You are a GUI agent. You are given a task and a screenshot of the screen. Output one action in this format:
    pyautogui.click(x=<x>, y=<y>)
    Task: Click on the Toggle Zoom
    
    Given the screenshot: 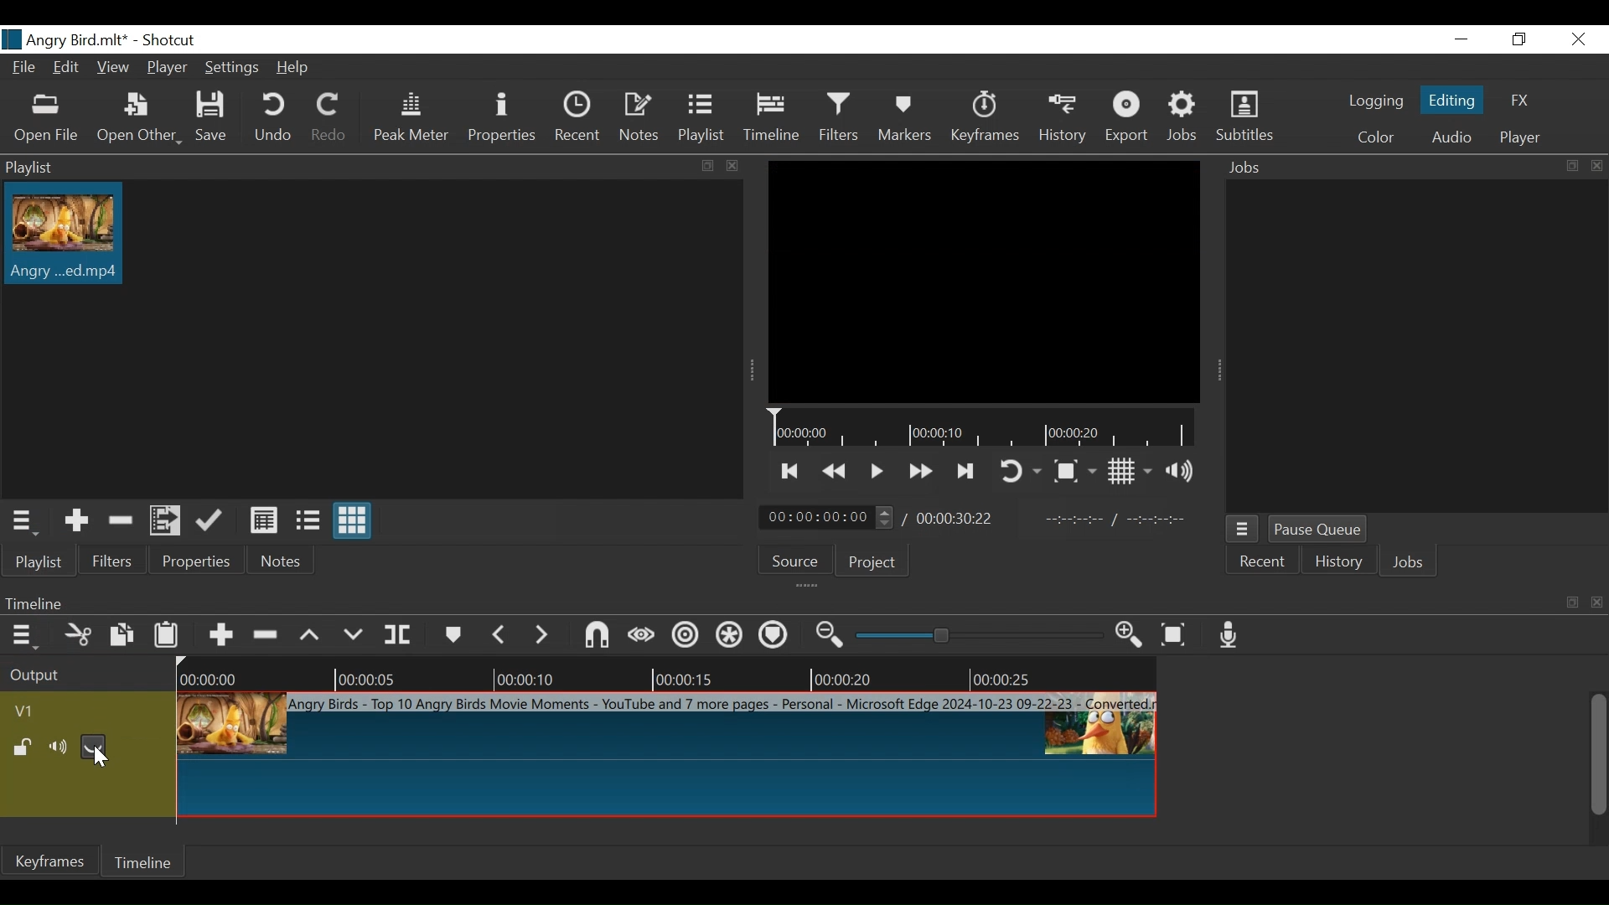 What is the action you would take?
    pyautogui.click(x=1074, y=470)
    